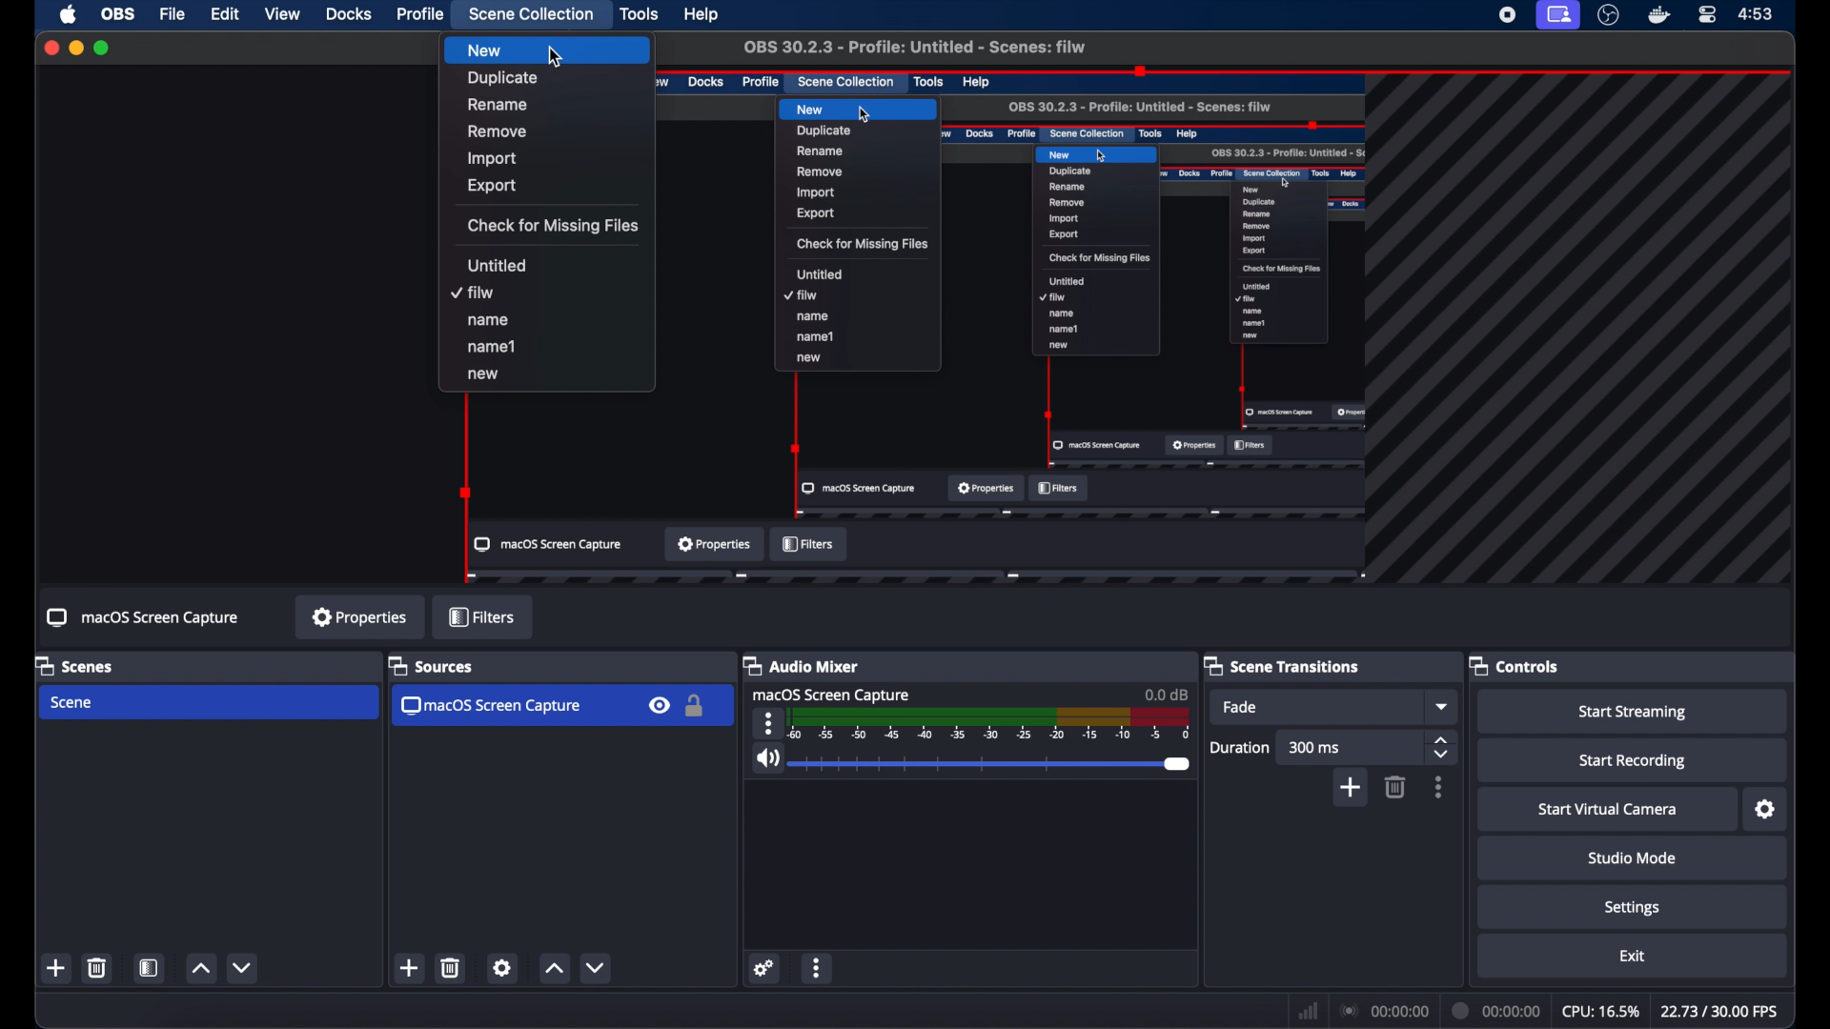 This screenshot has height=1029, width=1830. What do you see at coordinates (1441, 746) in the screenshot?
I see `stepper button` at bounding box center [1441, 746].